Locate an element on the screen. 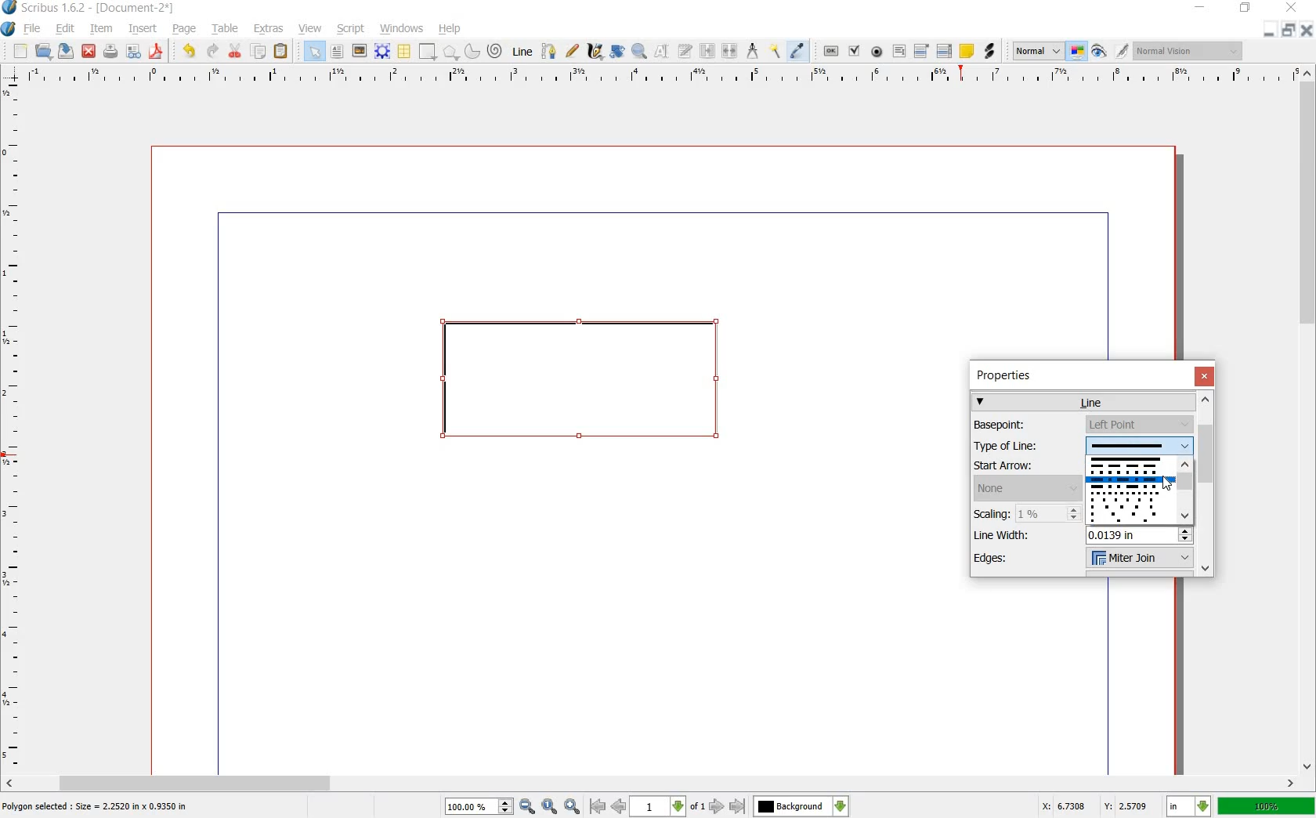  EDIT TEXT WITH STORY EDITOR is located at coordinates (685, 52).